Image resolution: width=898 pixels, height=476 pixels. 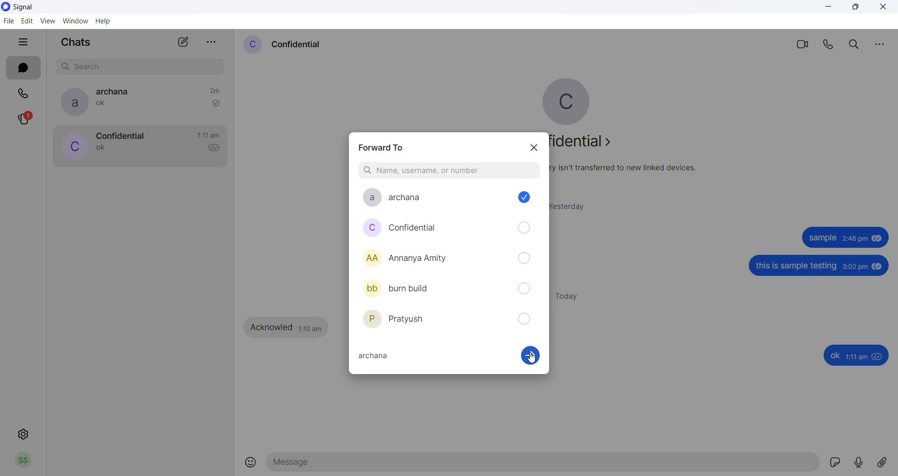 What do you see at coordinates (120, 135) in the screenshot?
I see `contact name` at bounding box center [120, 135].